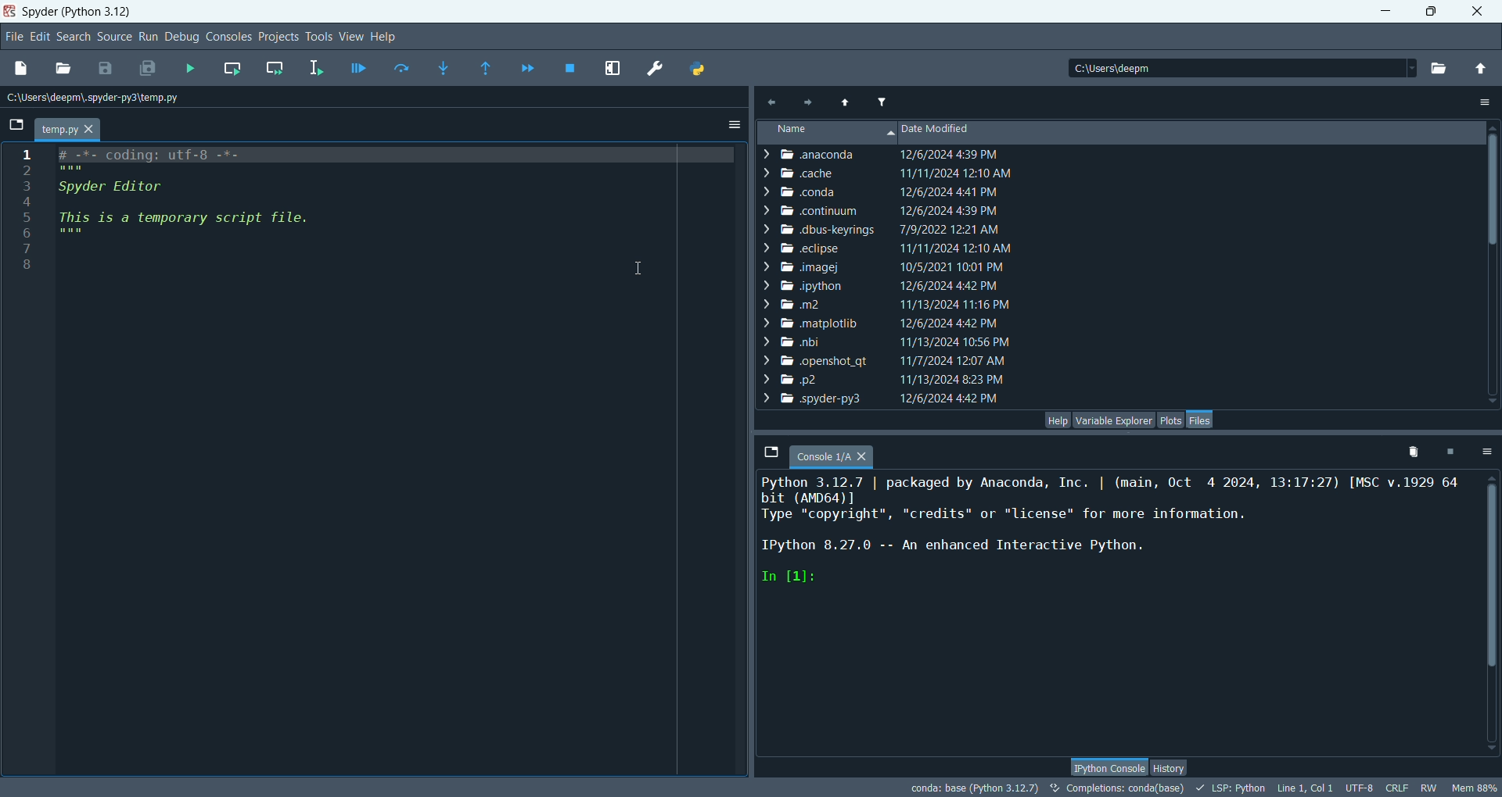  I want to click on script file, so click(192, 202).